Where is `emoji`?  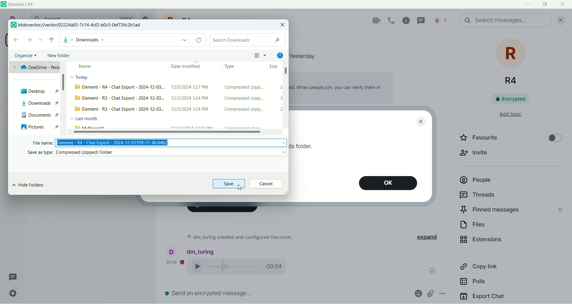
emoji is located at coordinates (417, 293).